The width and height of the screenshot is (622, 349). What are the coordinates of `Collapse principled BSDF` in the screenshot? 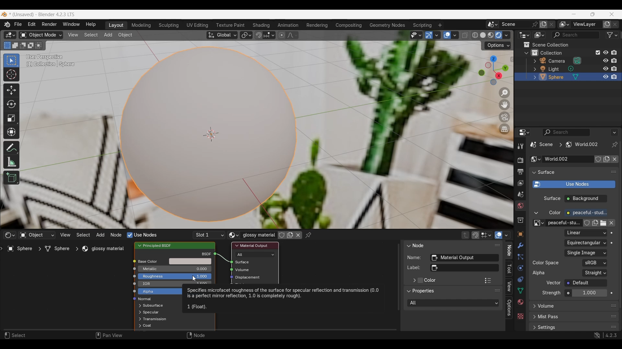 It's located at (140, 246).